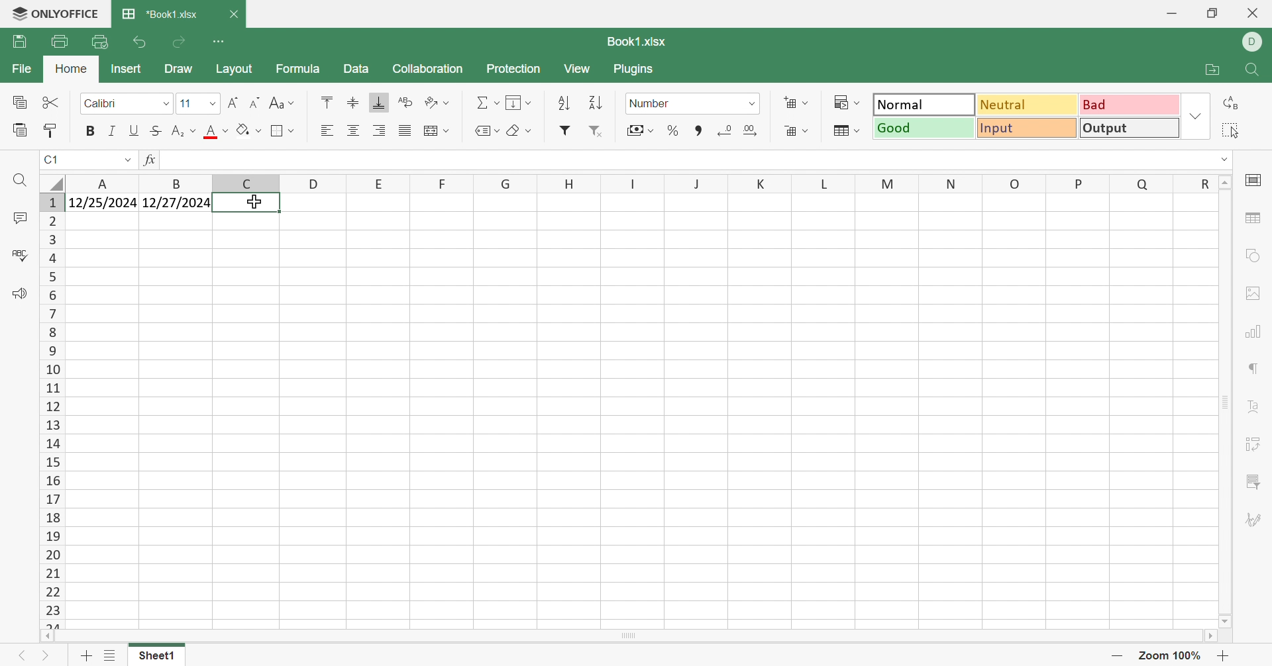 The width and height of the screenshot is (1272, 666). What do you see at coordinates (429, 68) in the screenshot?
I see `Collaboration` at bounding box center [429, 68].